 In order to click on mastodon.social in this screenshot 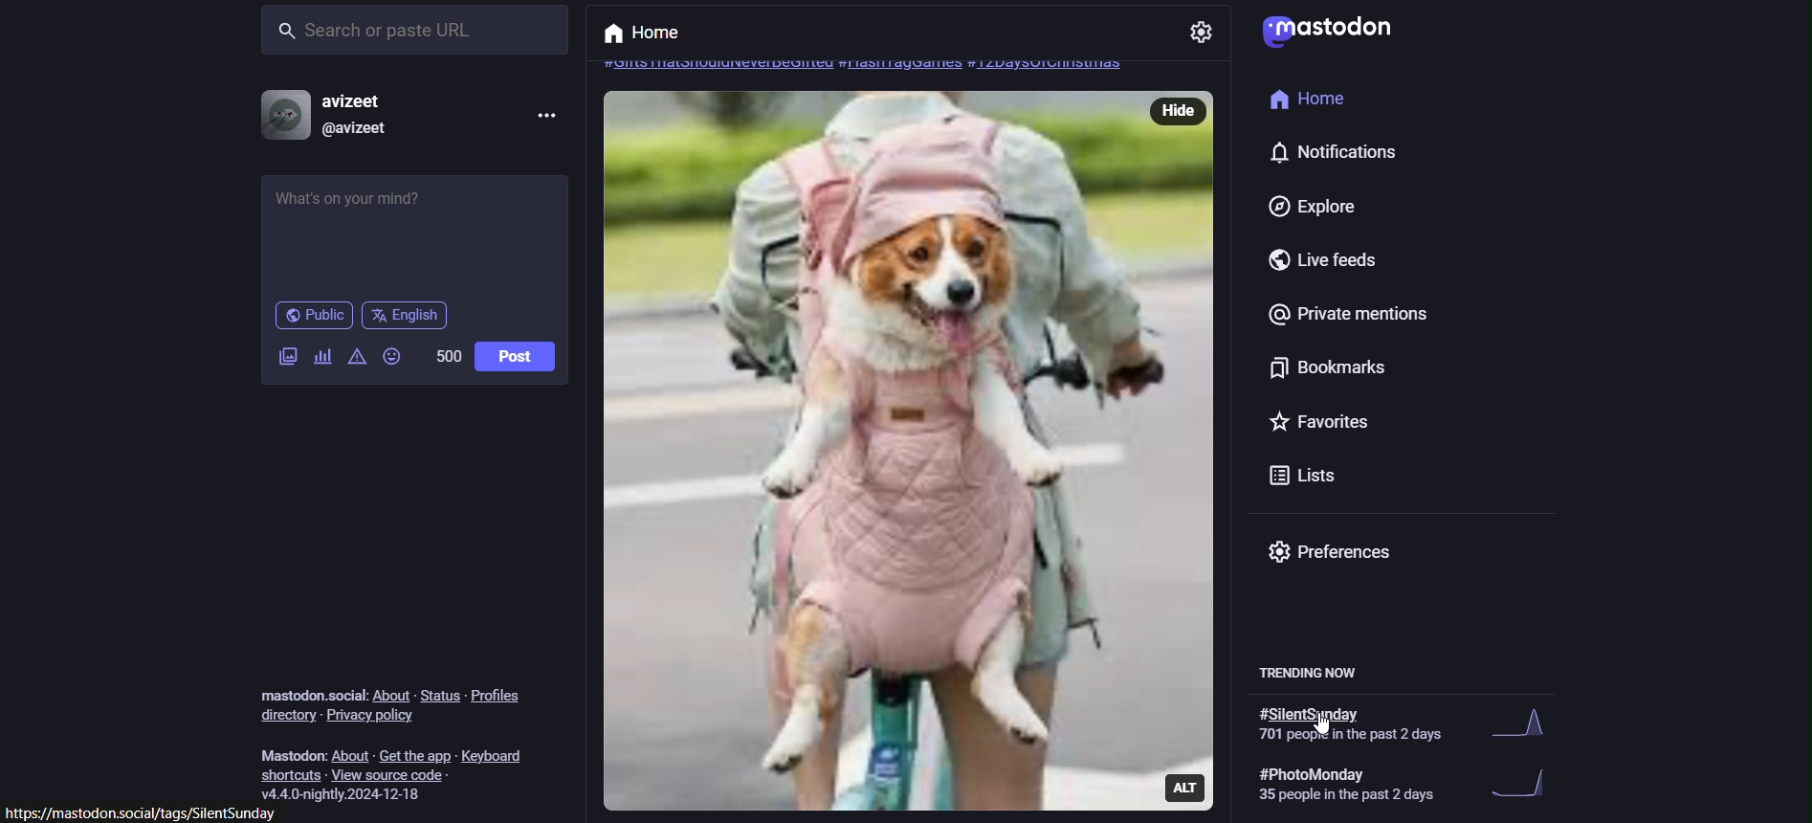, I will do `click(307, 692)`.